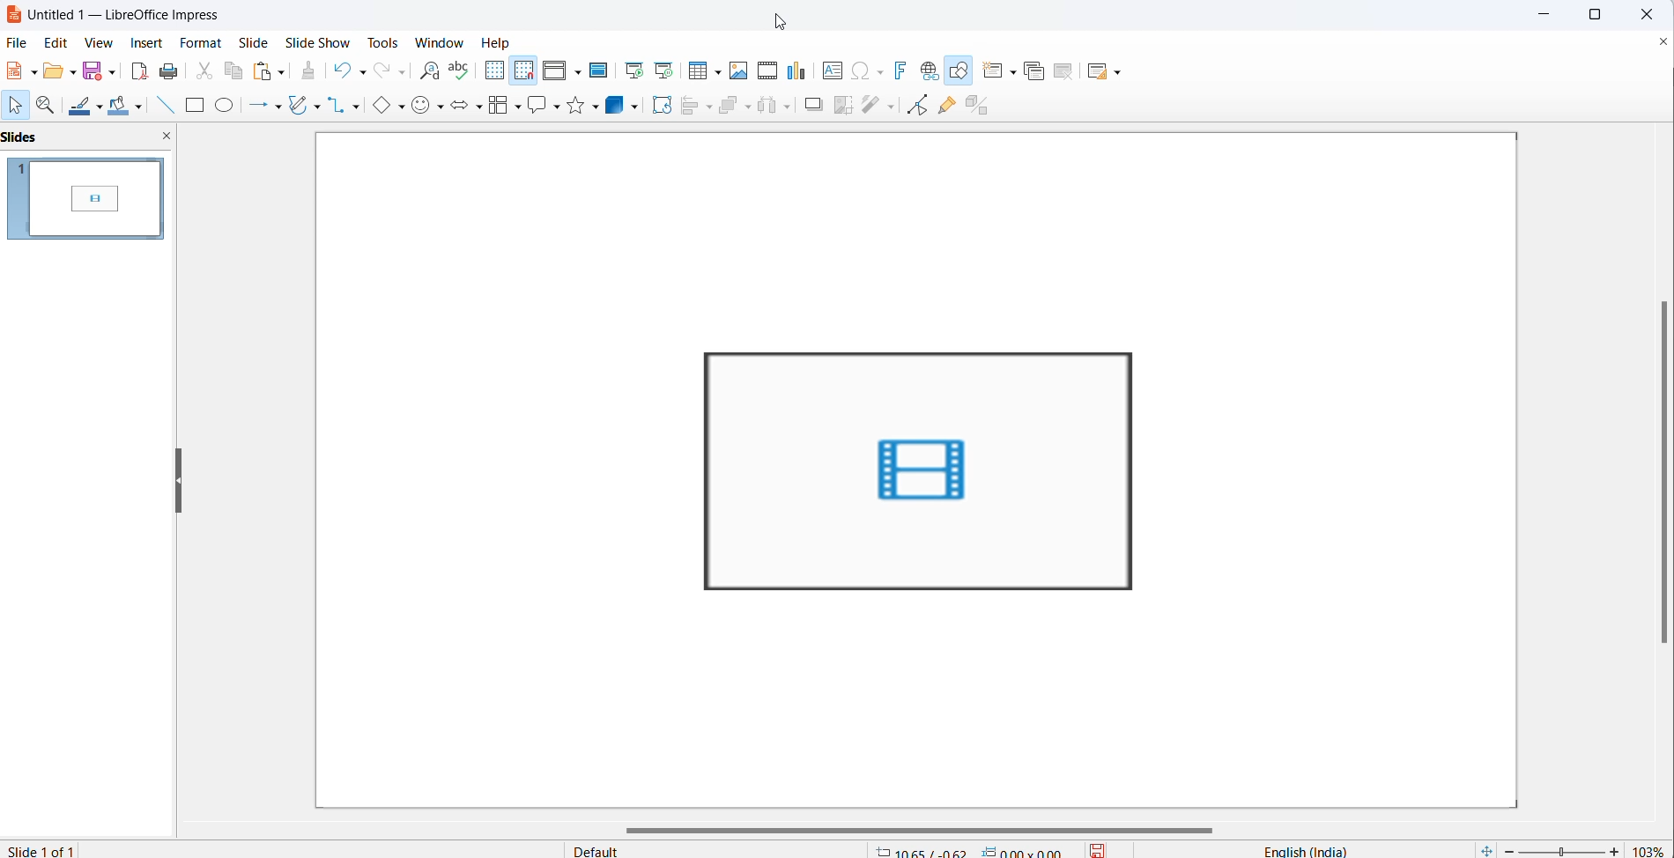 The image size is (1674, 858). Describe the element at coordinates (92, 72) in the screenshot. I see `save` at that location.